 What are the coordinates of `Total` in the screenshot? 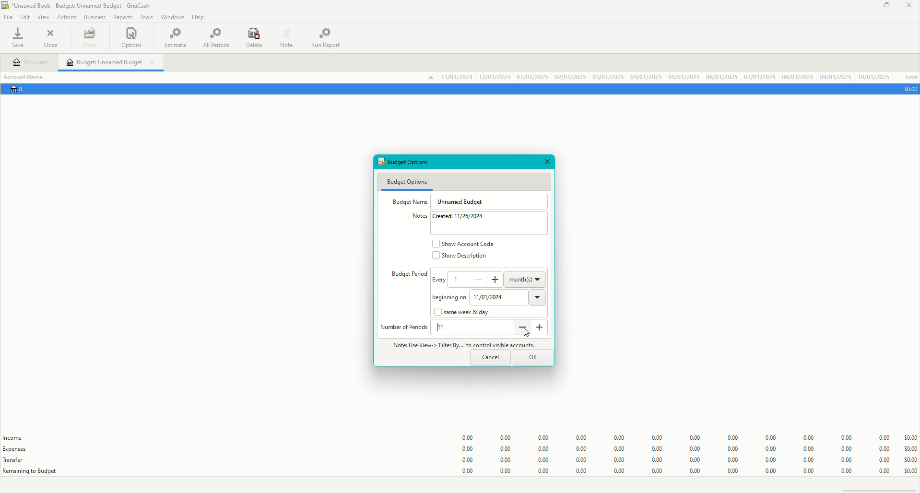 It's located at (910, 77).